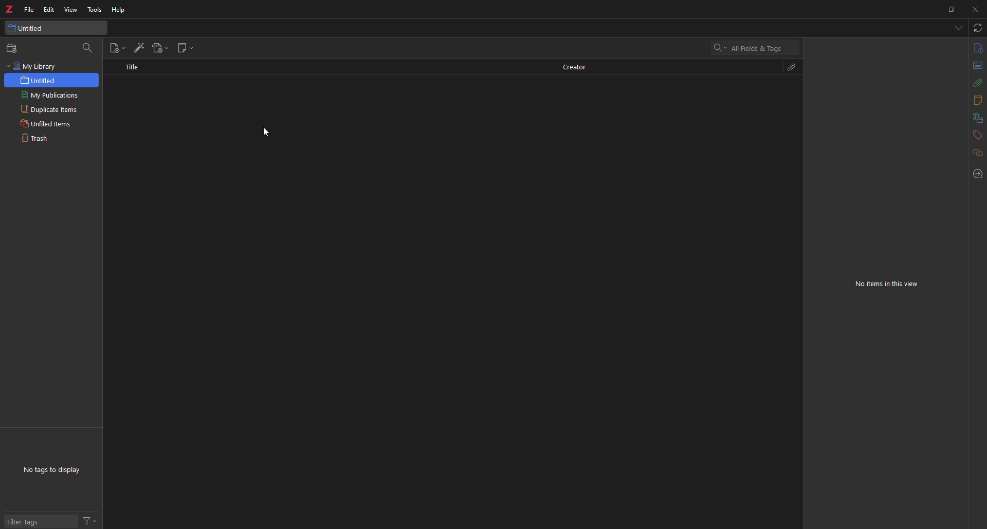  Describe the element at coordinates (137, 68) in the screenshot. I see `title` at that location.